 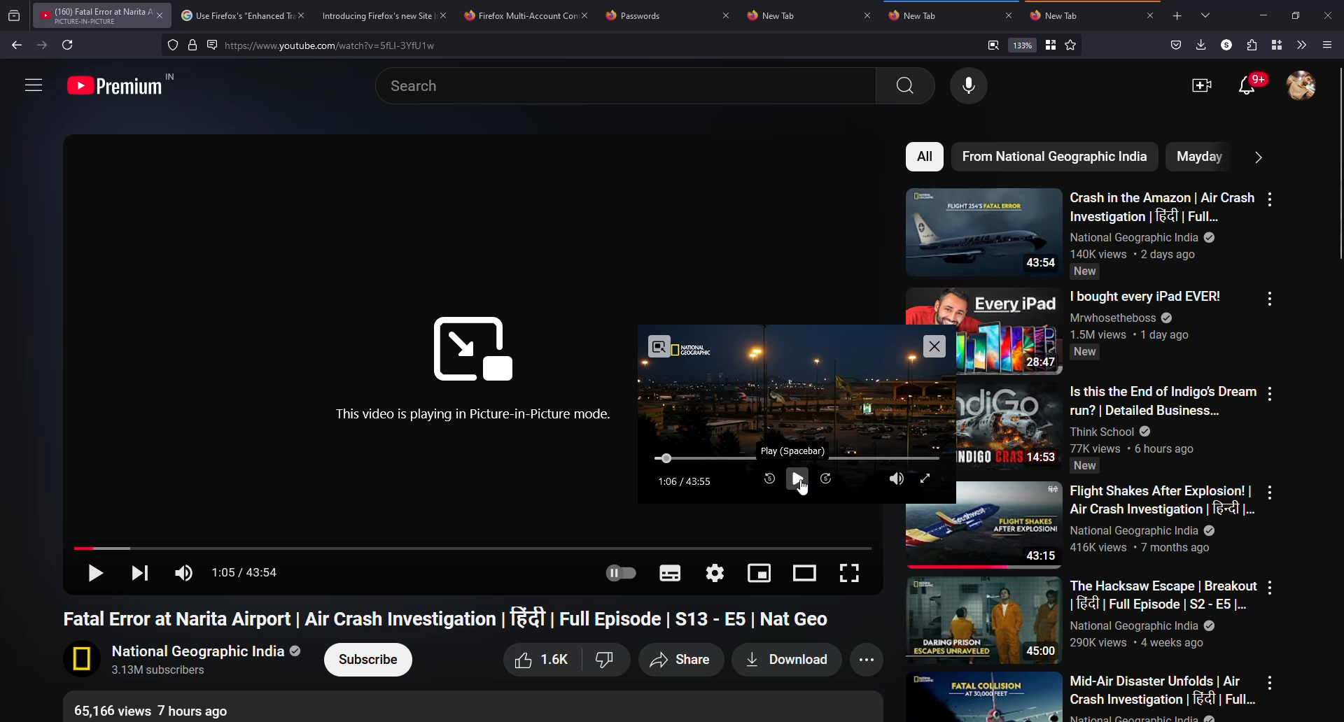 What do you see at coordinates (778, 16) in the screenshot?
I see `tab` at bounding box center [778, 16].